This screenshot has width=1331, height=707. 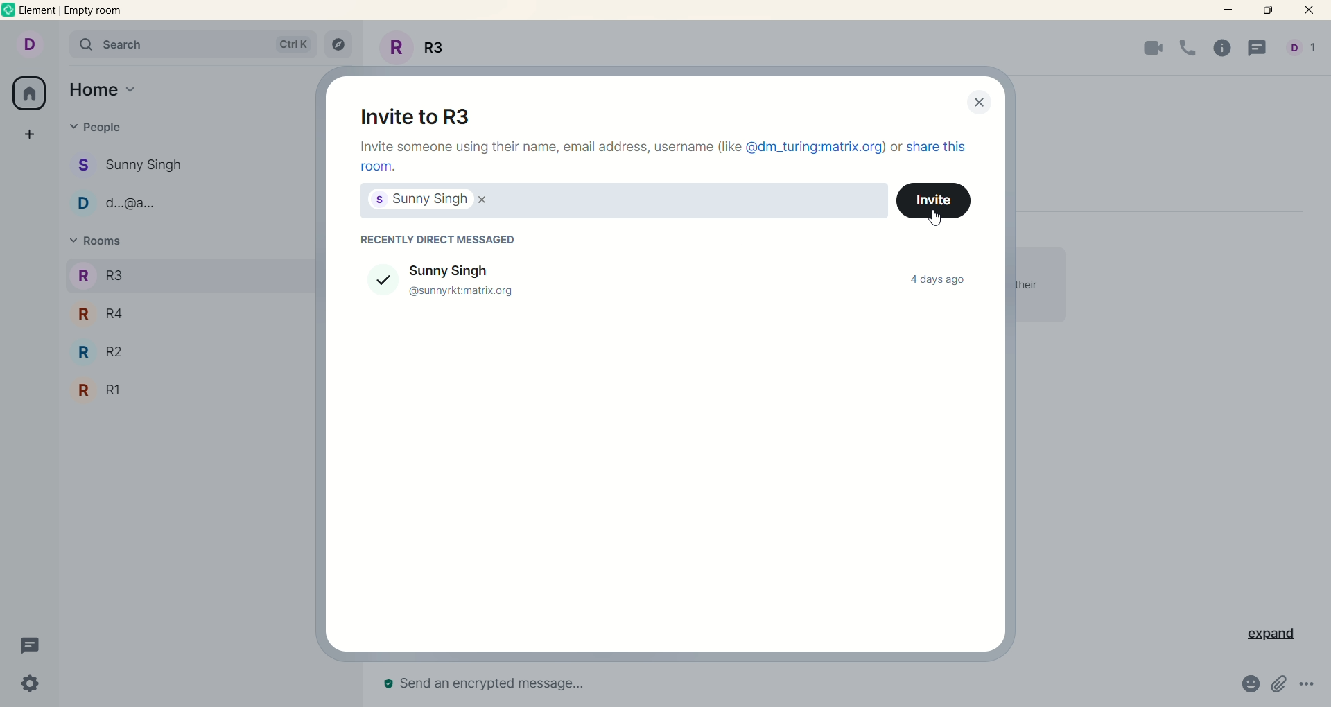 I want to click on Room name, so click(x=417, y=46).